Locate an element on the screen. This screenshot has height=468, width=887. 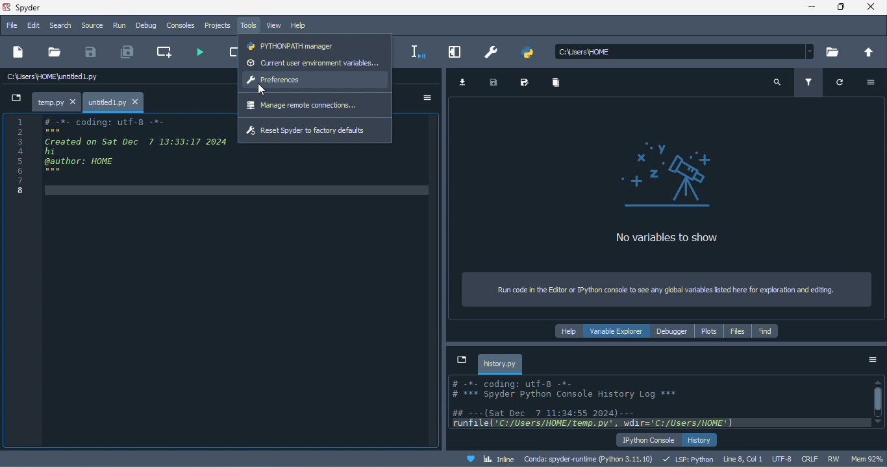
help is located at coordinates (570, 331).